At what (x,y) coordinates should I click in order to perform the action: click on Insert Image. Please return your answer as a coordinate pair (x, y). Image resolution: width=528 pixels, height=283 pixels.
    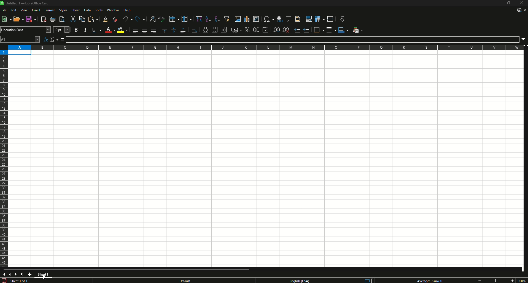
    Looking at the image, I should click on (238, 19).